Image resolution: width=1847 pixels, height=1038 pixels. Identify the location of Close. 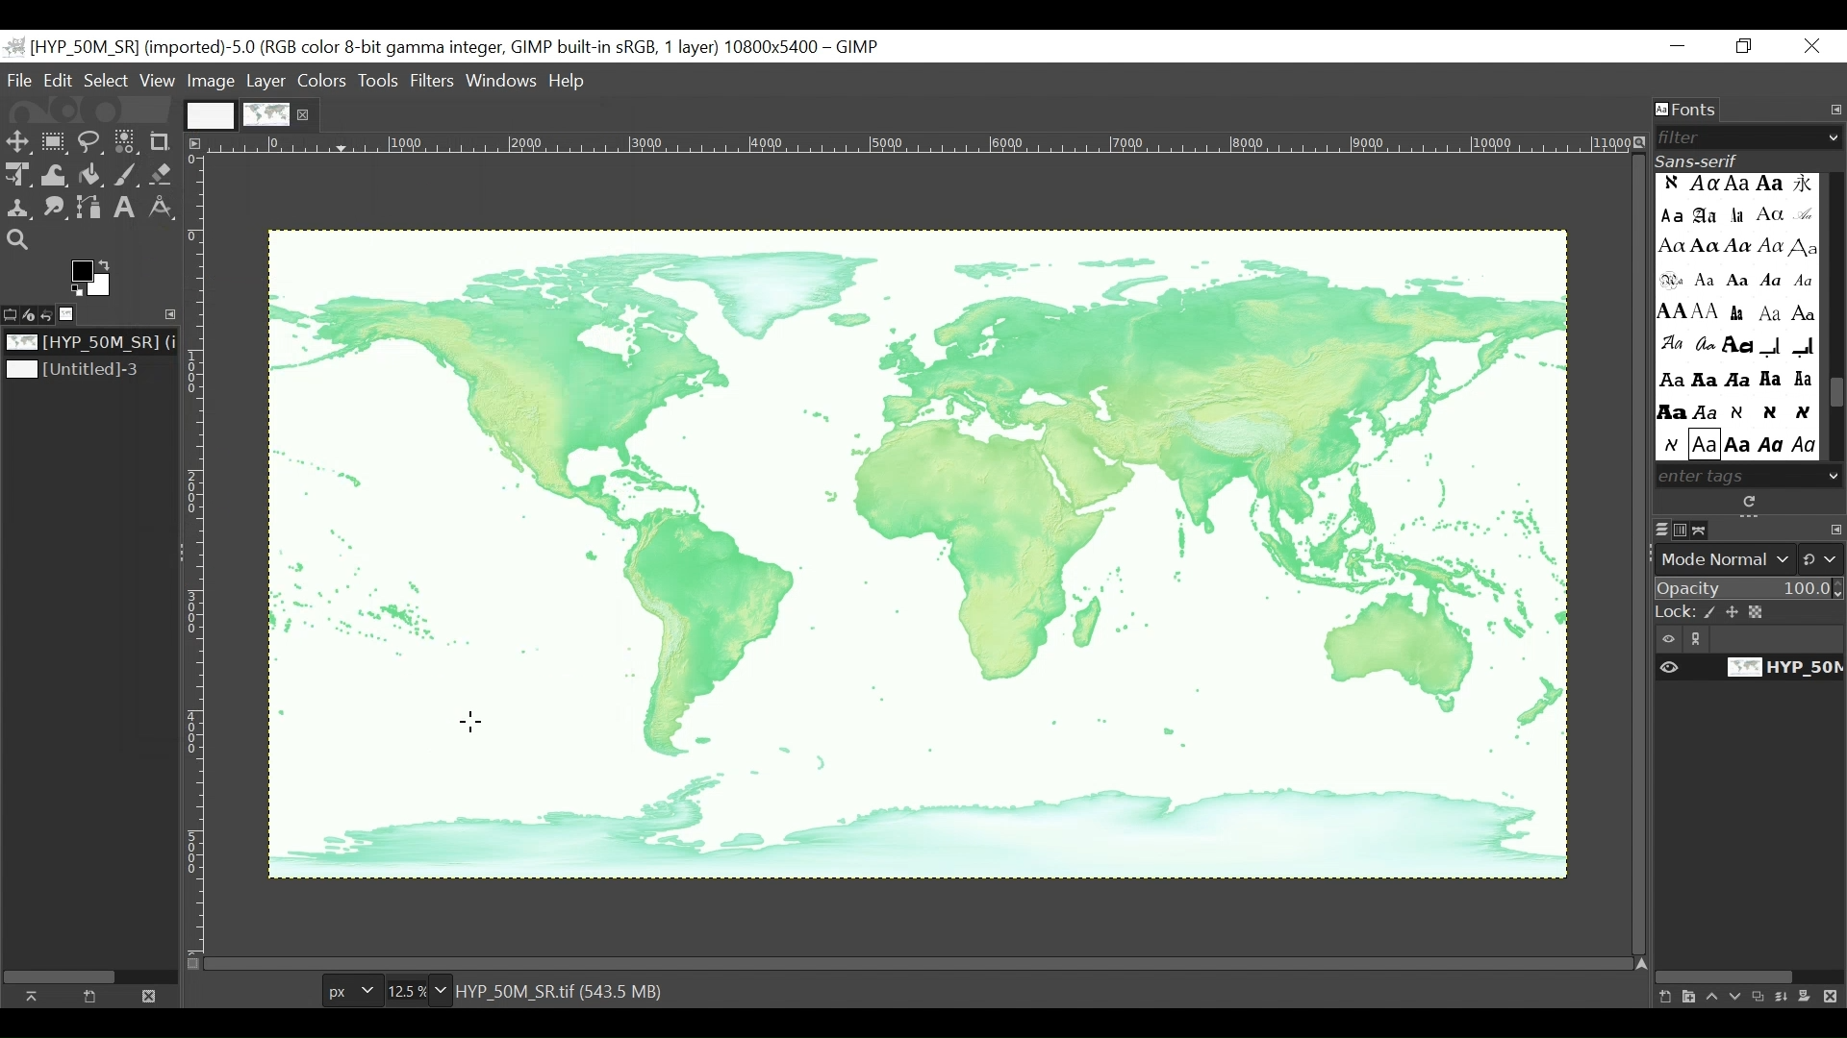
(1813, 47).